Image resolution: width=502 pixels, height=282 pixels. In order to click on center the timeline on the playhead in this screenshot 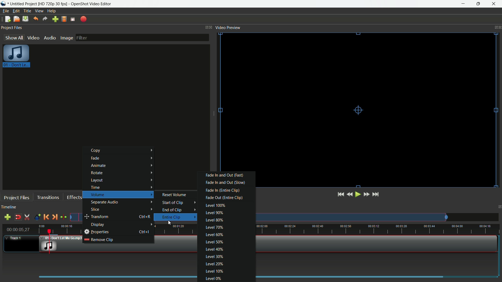, I will do `click(63, 217)`.